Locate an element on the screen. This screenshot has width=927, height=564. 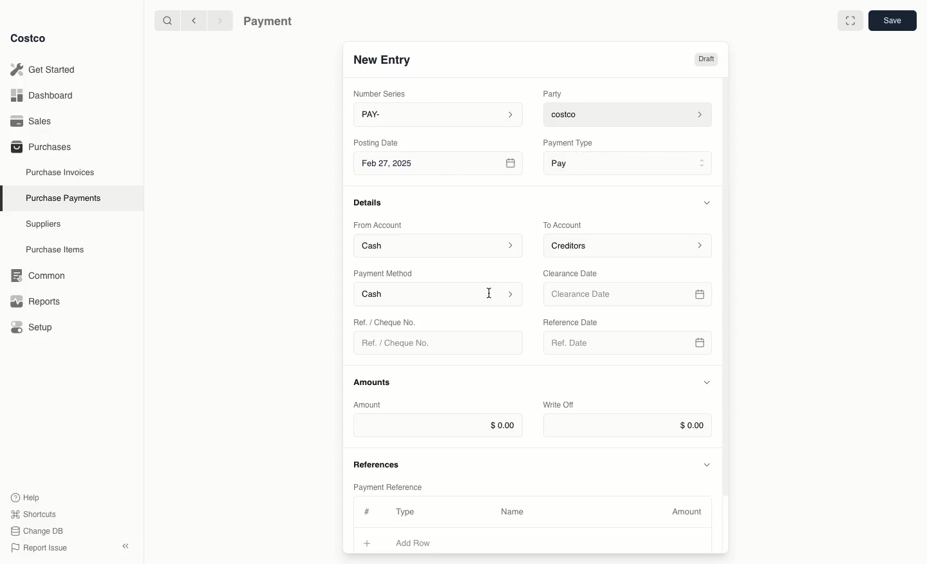
Costco is located at coordinates (28, 38).